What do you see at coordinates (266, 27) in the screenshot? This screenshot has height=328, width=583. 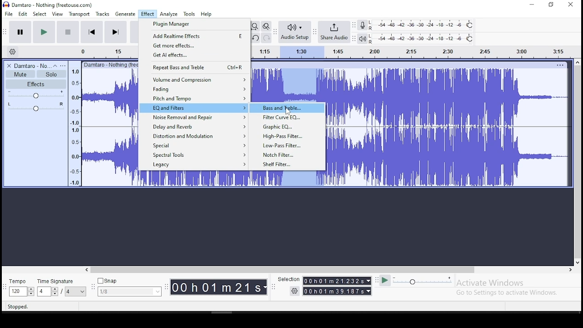 I see `zoom toggle` at bounding box center [266, 27].